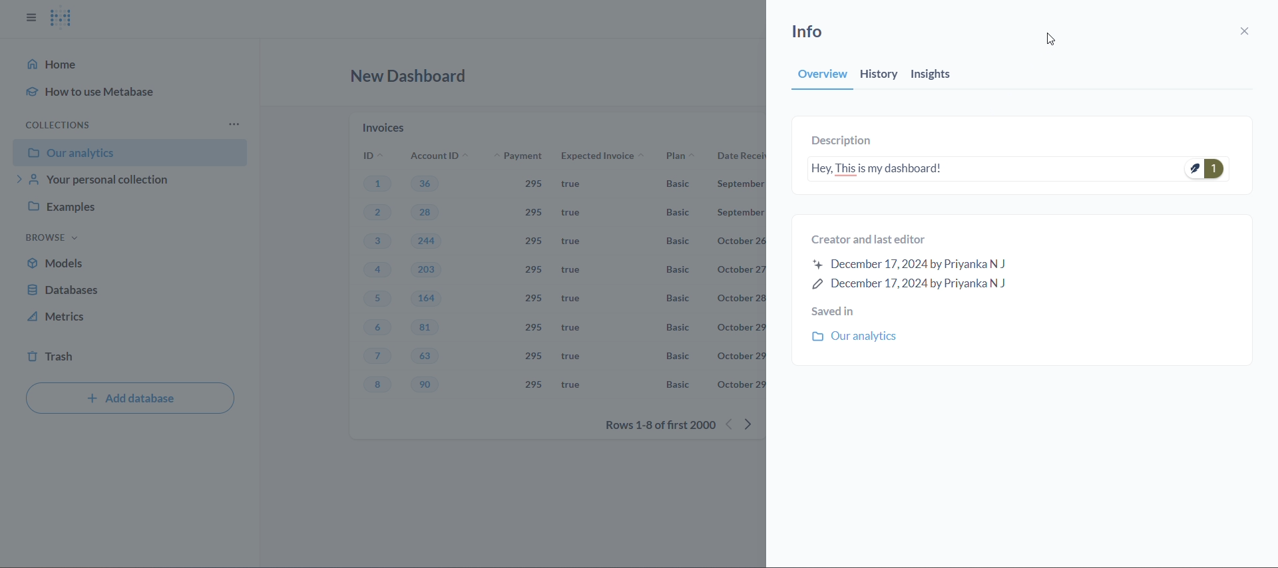 This screenshot has height=568, width=1278. What do you see at coordinates (740, 355) in the screenshot?
I see `october 29` at bounding box center [740, 355].